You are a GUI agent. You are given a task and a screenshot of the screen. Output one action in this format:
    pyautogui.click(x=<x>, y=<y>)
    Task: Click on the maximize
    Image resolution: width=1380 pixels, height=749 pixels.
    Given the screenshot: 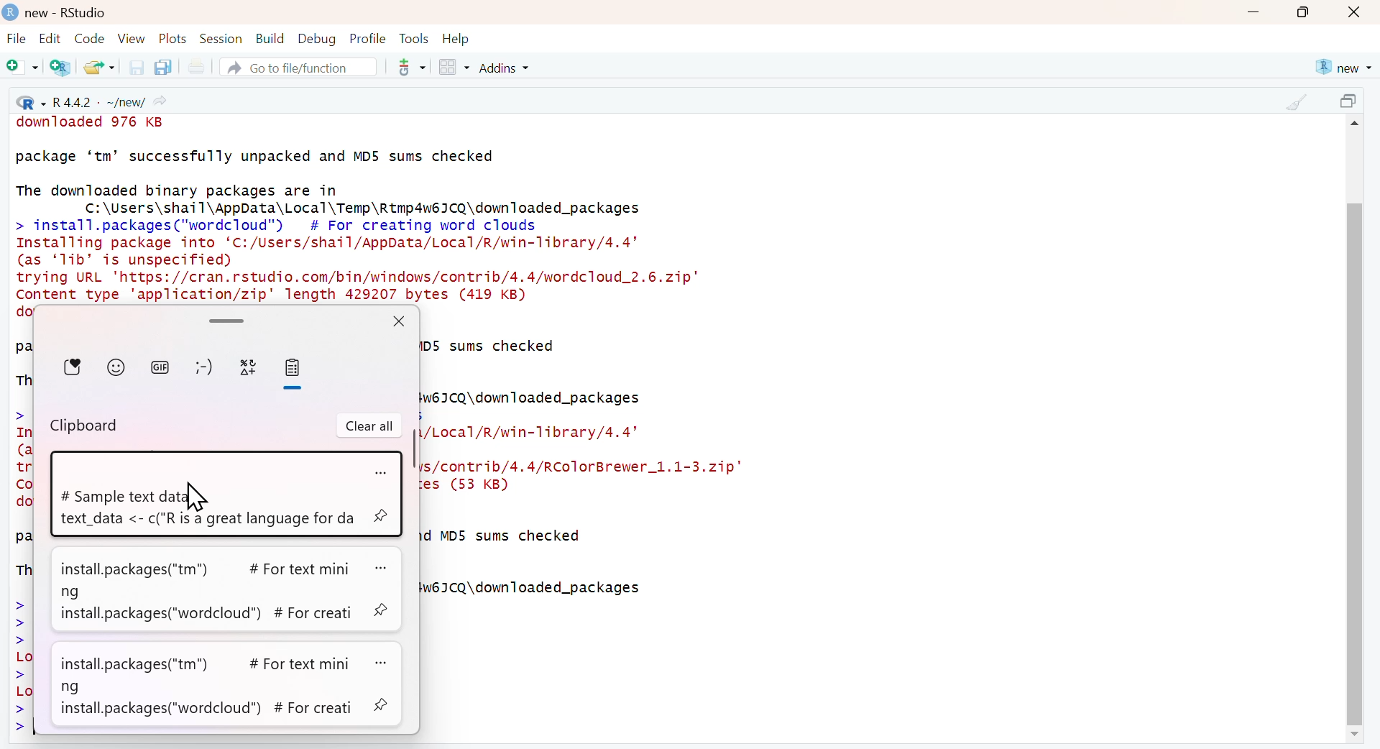 What is the action you would take?
    pyautogui.click(x=1306, y=12)
    